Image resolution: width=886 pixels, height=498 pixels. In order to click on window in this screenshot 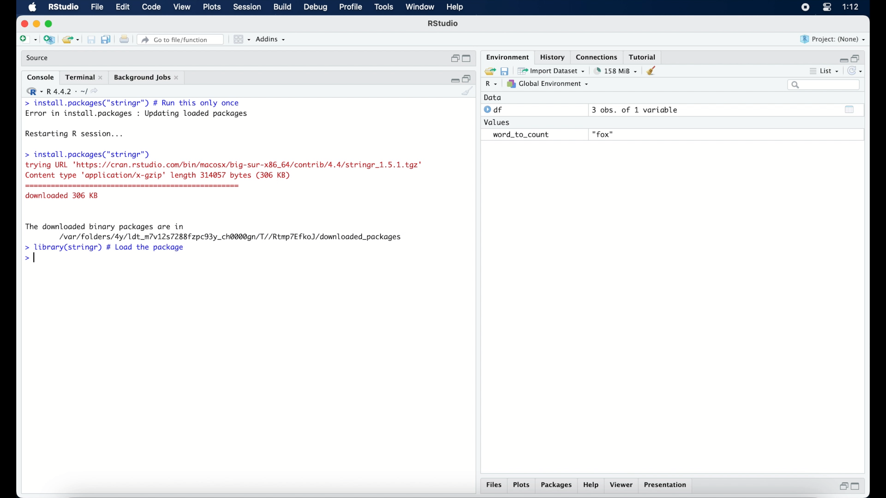, I will do `click(420, 7)`.